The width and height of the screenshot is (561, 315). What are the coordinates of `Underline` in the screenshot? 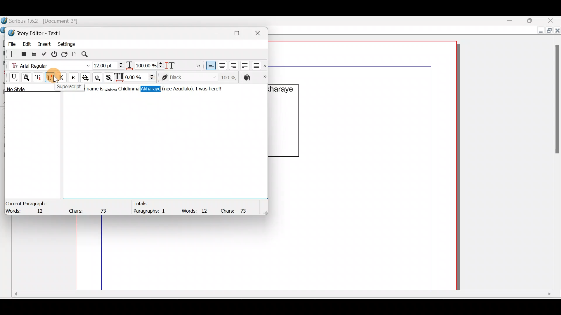 It's located at (11, 76).